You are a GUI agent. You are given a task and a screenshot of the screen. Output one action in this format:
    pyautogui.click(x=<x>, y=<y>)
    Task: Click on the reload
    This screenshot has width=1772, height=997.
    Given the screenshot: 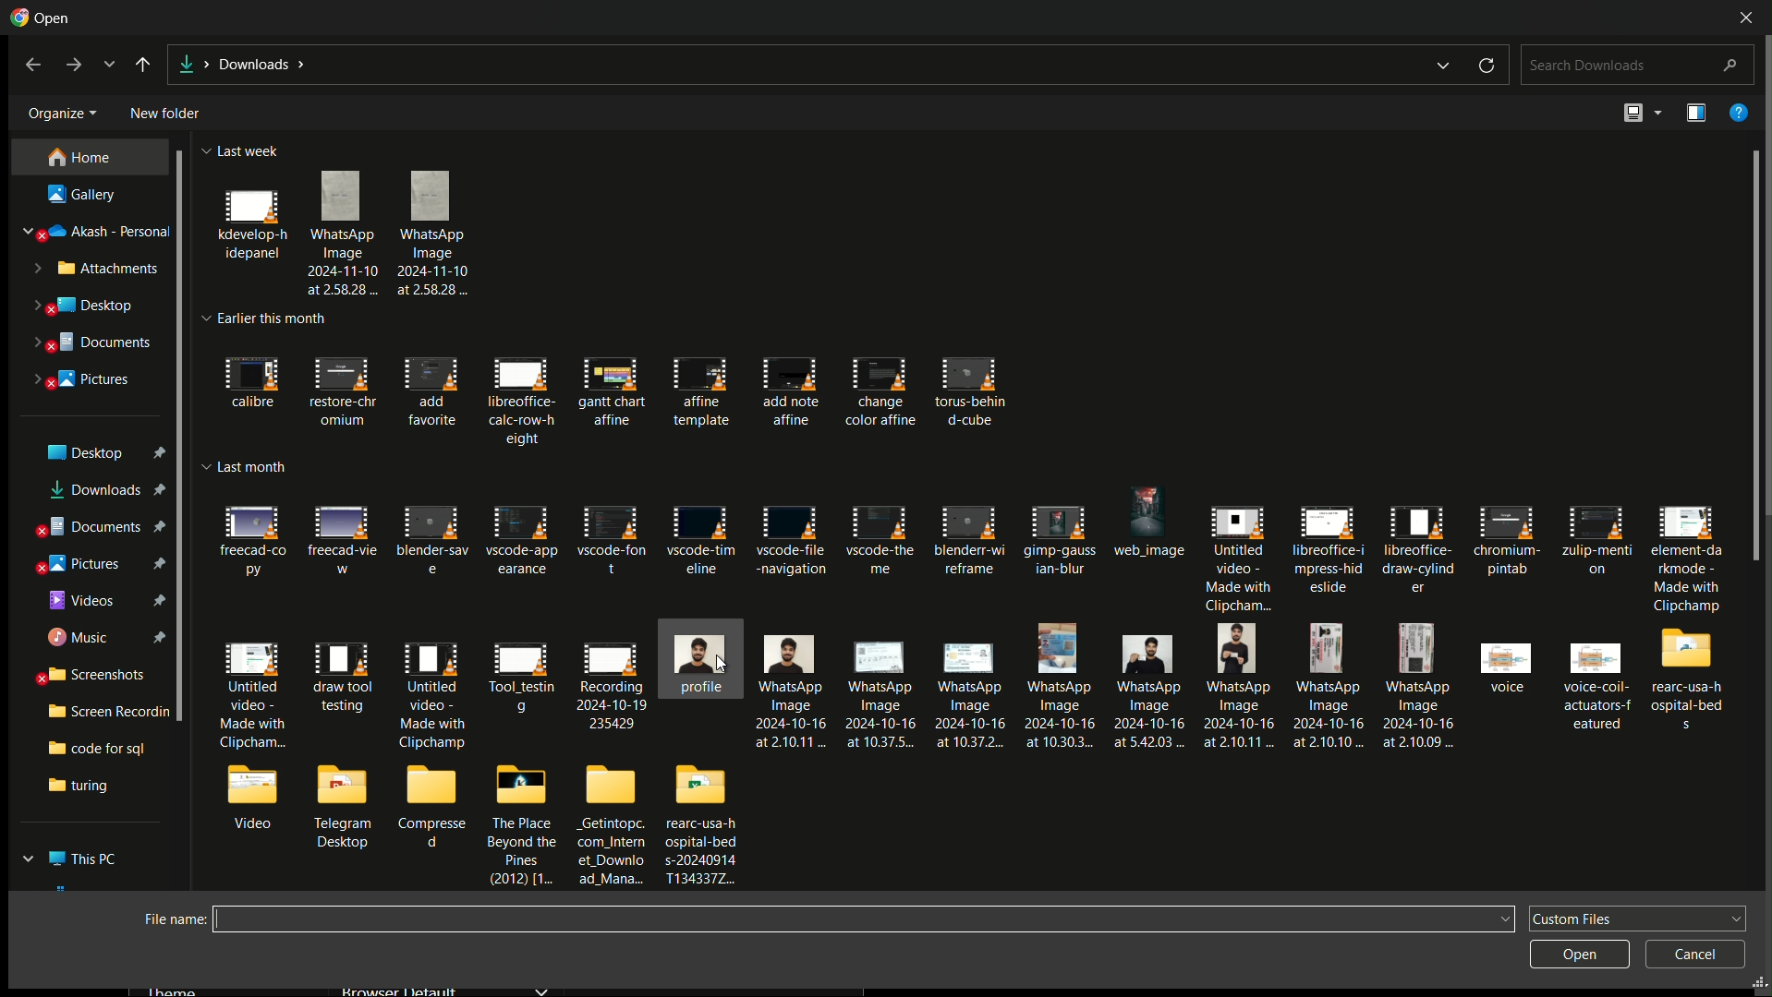 What is the action you would take?
    pyautogui.click(x=1488, y=66)
    